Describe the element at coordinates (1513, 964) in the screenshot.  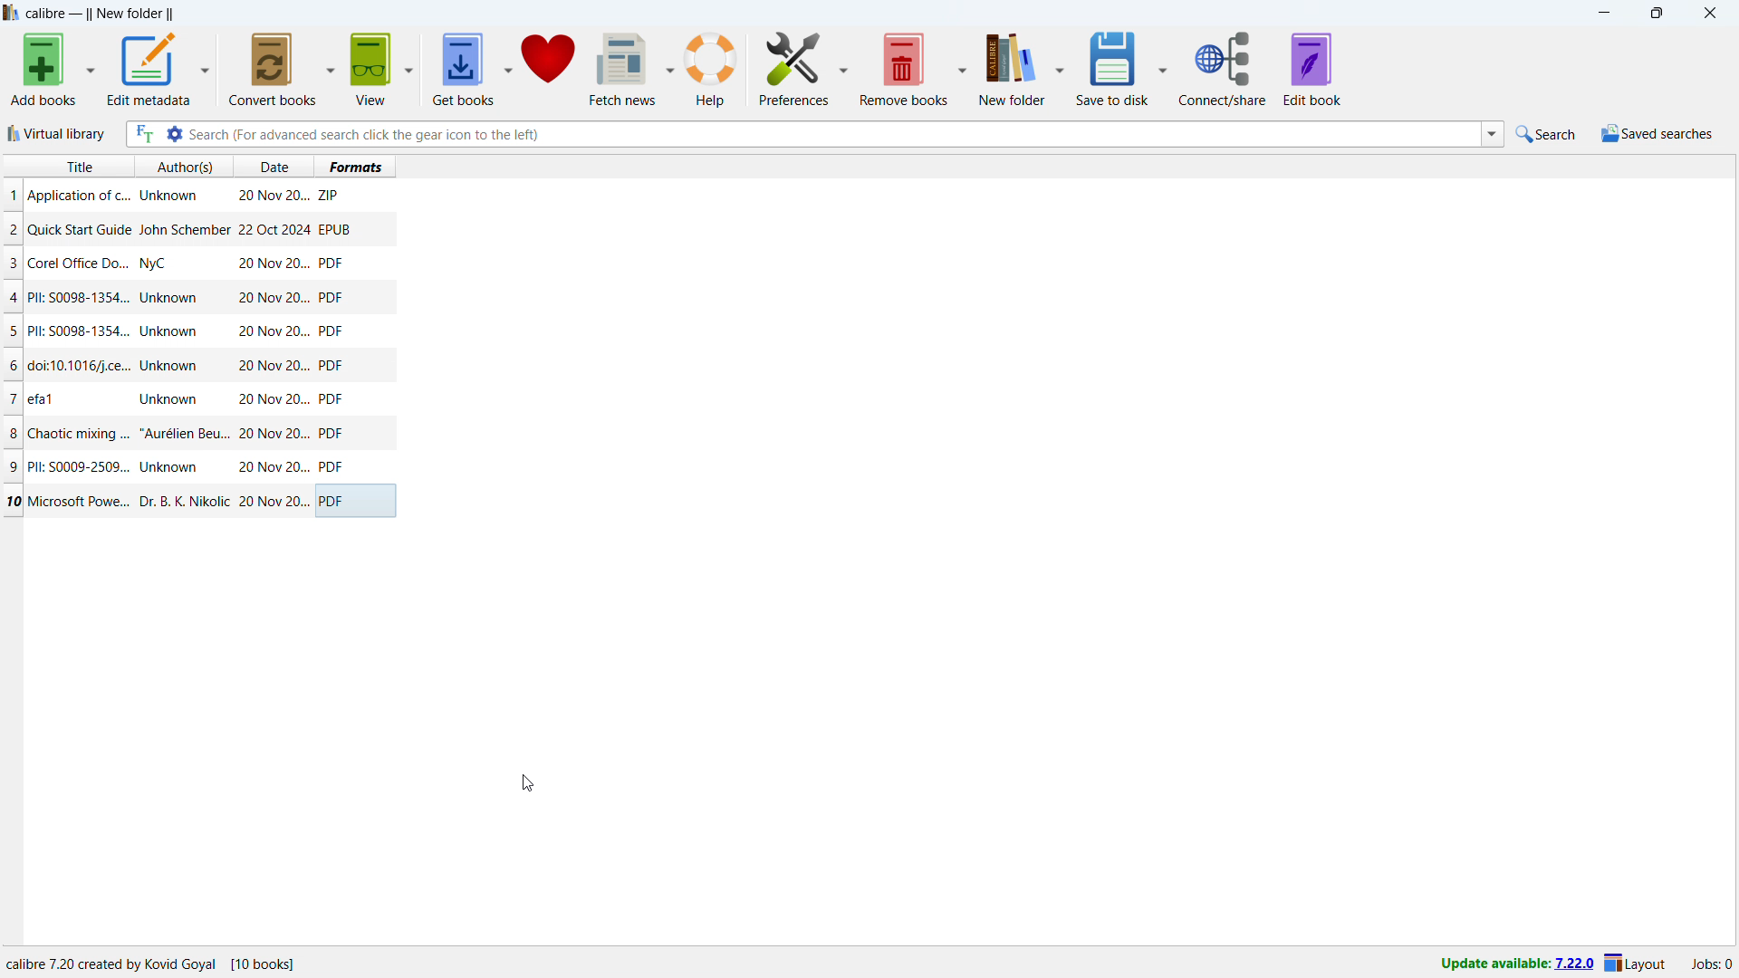
I see `Update available 7.22.0` at that location.